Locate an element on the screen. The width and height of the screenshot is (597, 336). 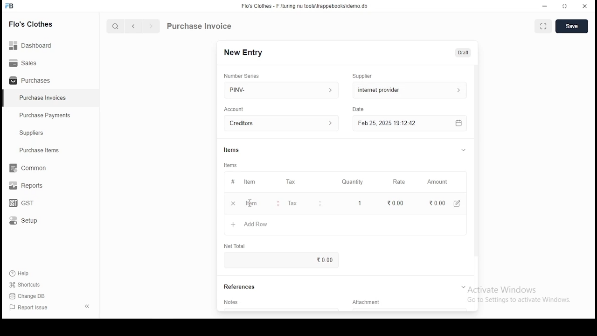
create new item is located at coordinates (458, 204).